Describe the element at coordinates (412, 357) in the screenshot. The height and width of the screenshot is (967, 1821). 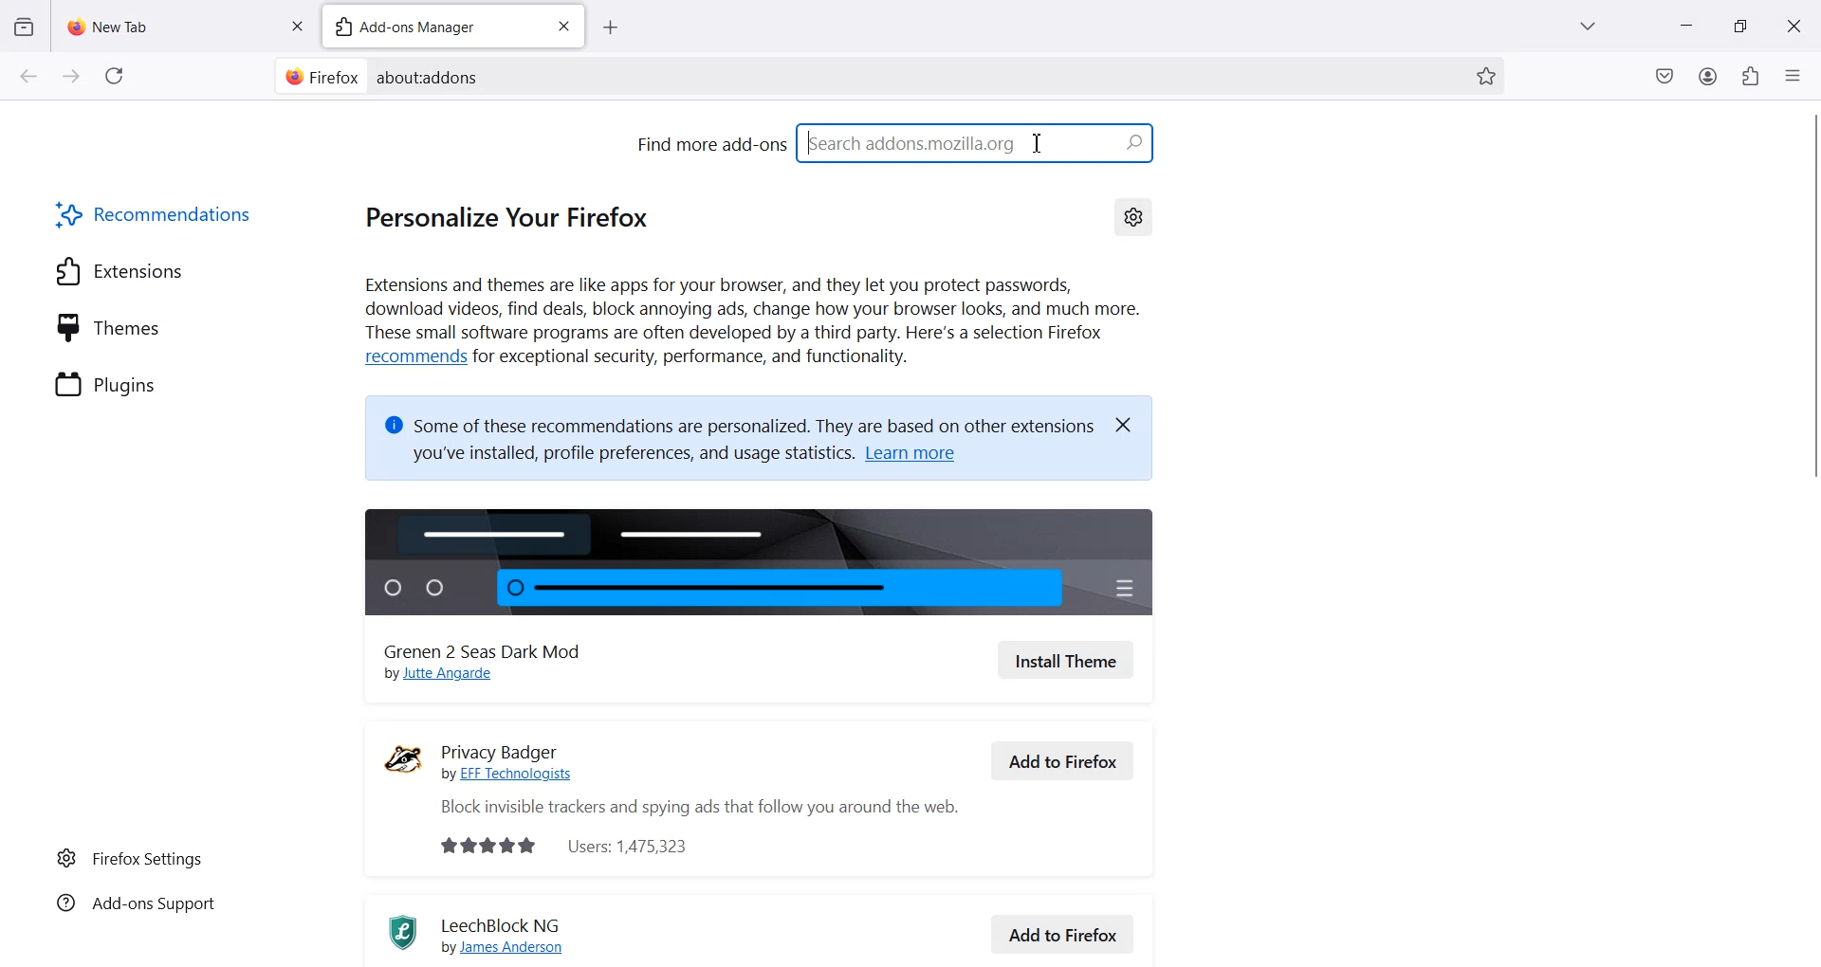
I see `recommends` at that location.